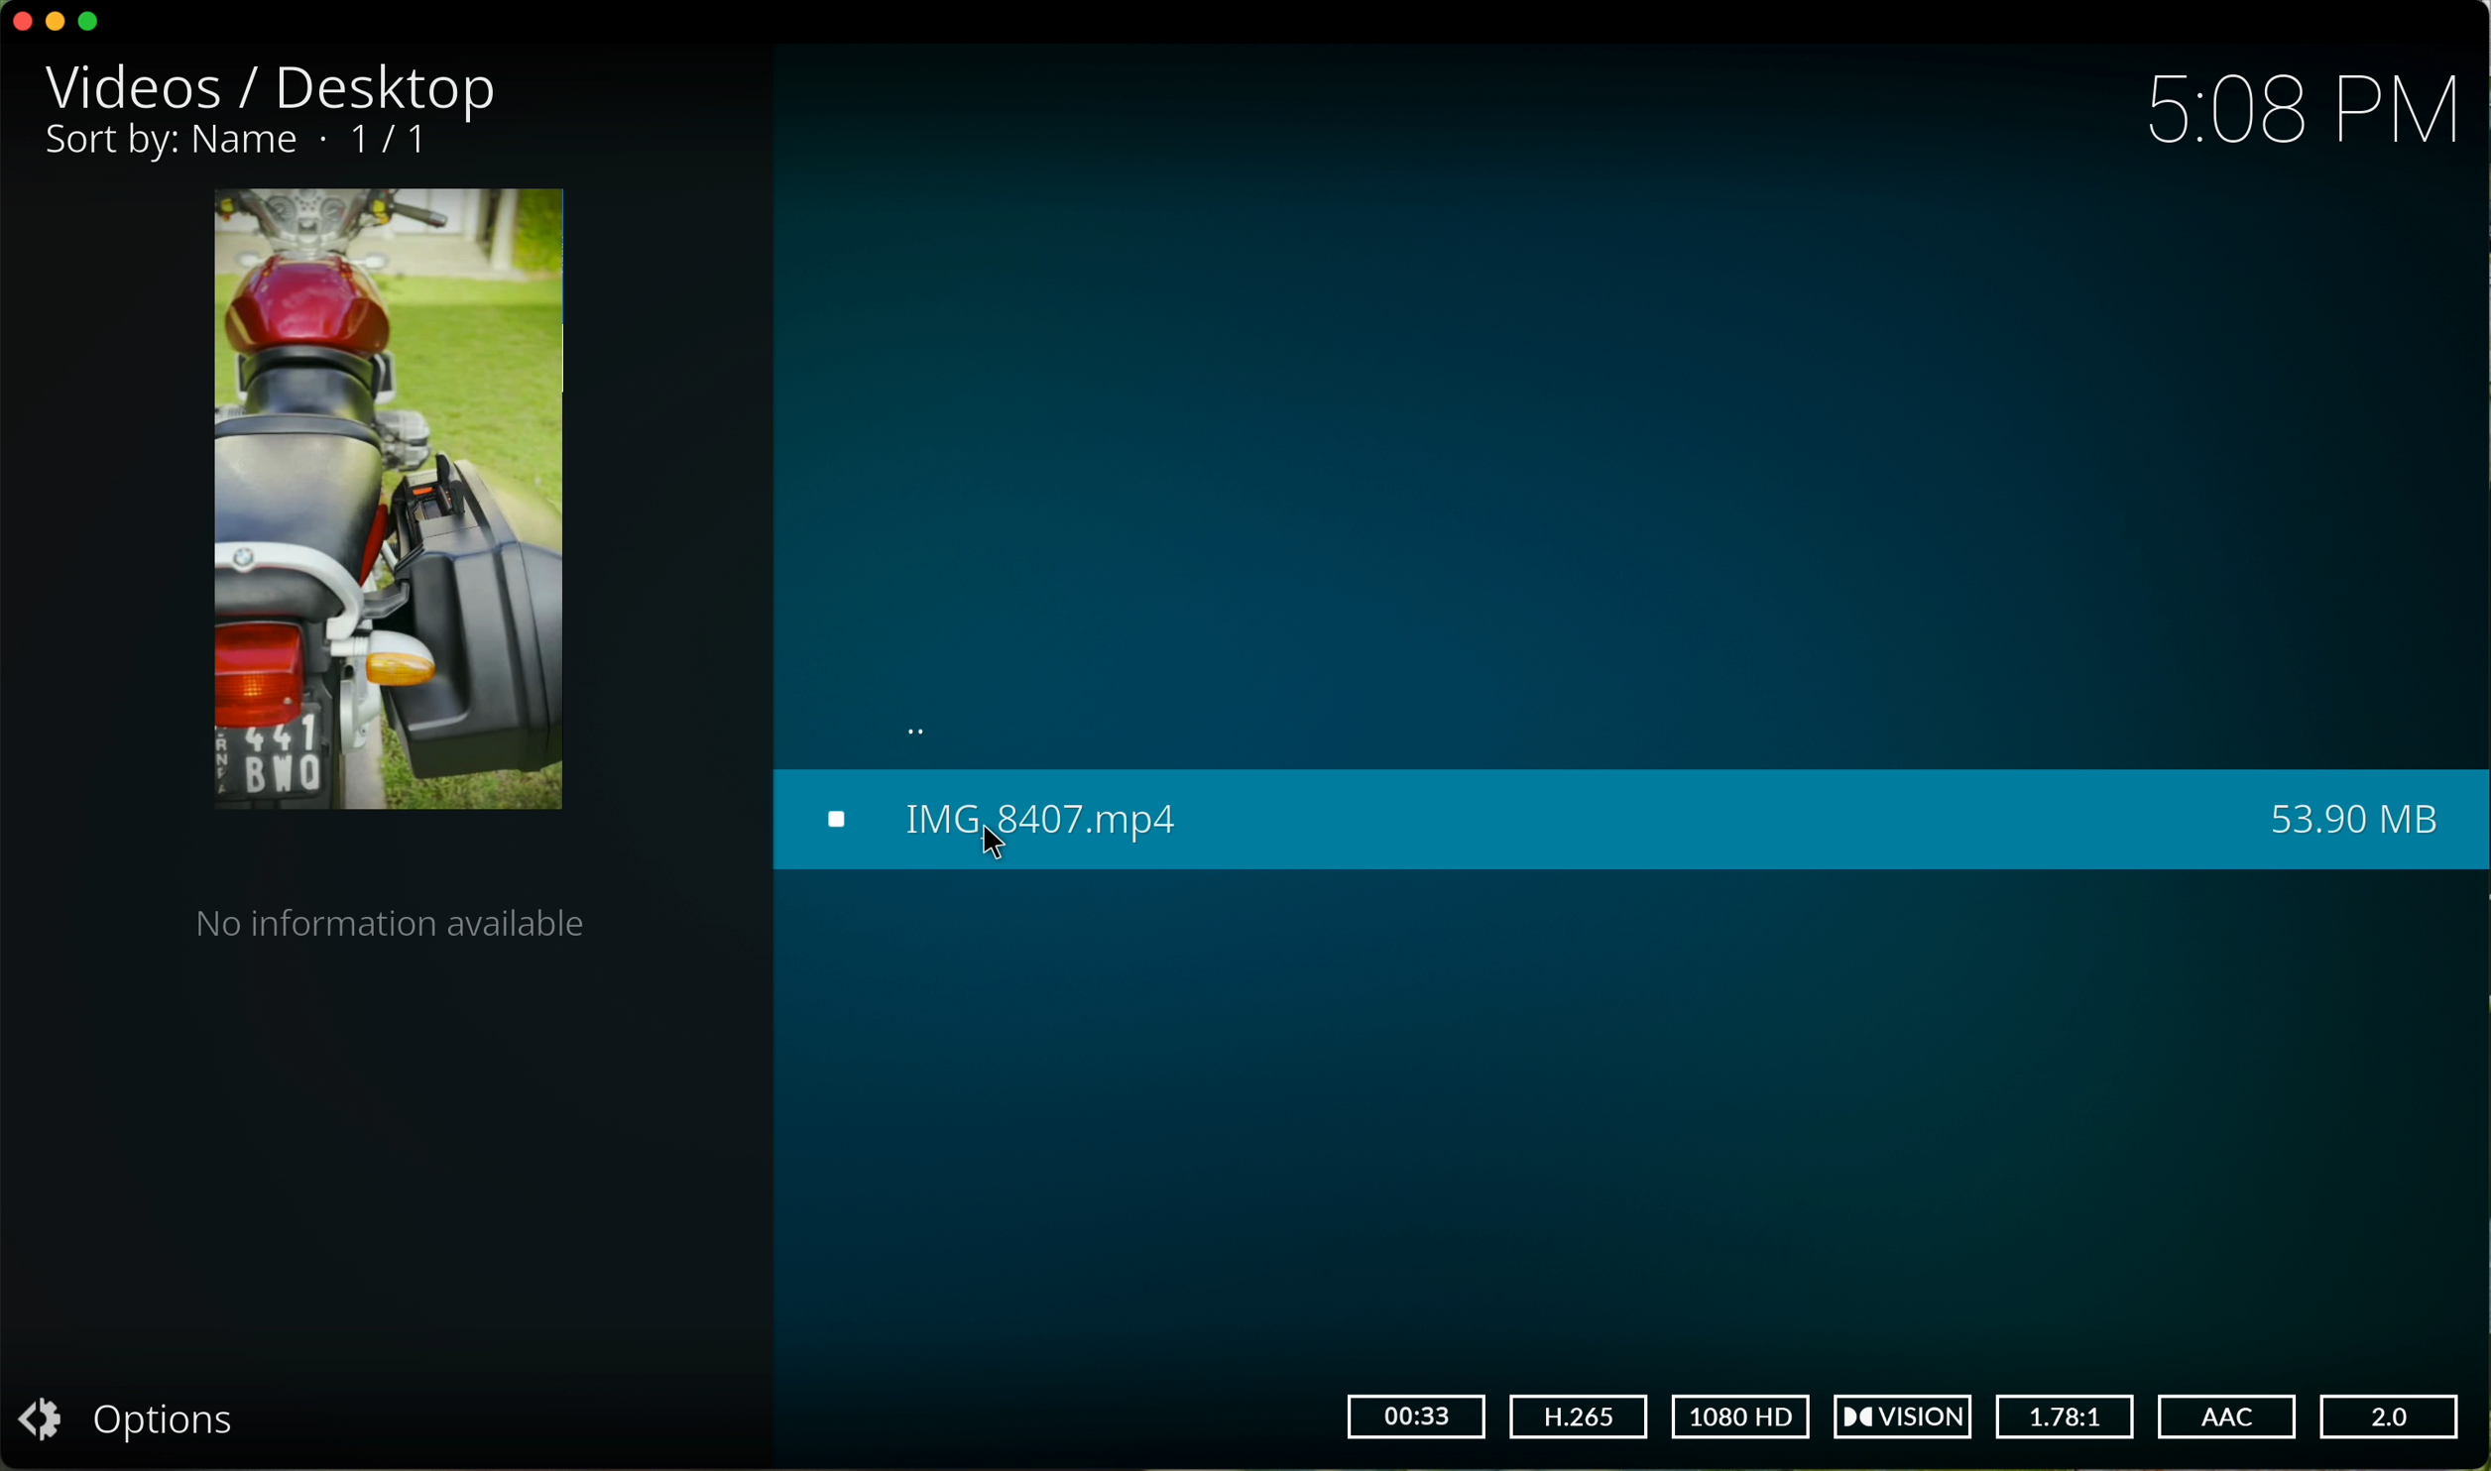 Image resolution: width=2491 pixels, height=1471 pixels. Describe the element at coordinates (2393, 1418) in the screenshot. I see `2.0` at that location.